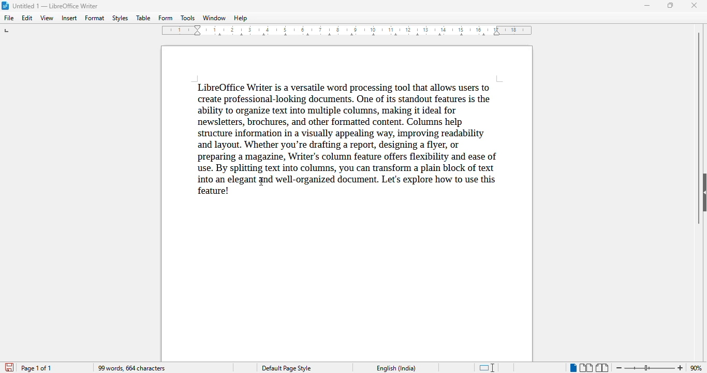 The height and width of the screenshot is (373, 707). Describe the element at coordinates (603, 368) in the screenshot. I see `book view` at that location.